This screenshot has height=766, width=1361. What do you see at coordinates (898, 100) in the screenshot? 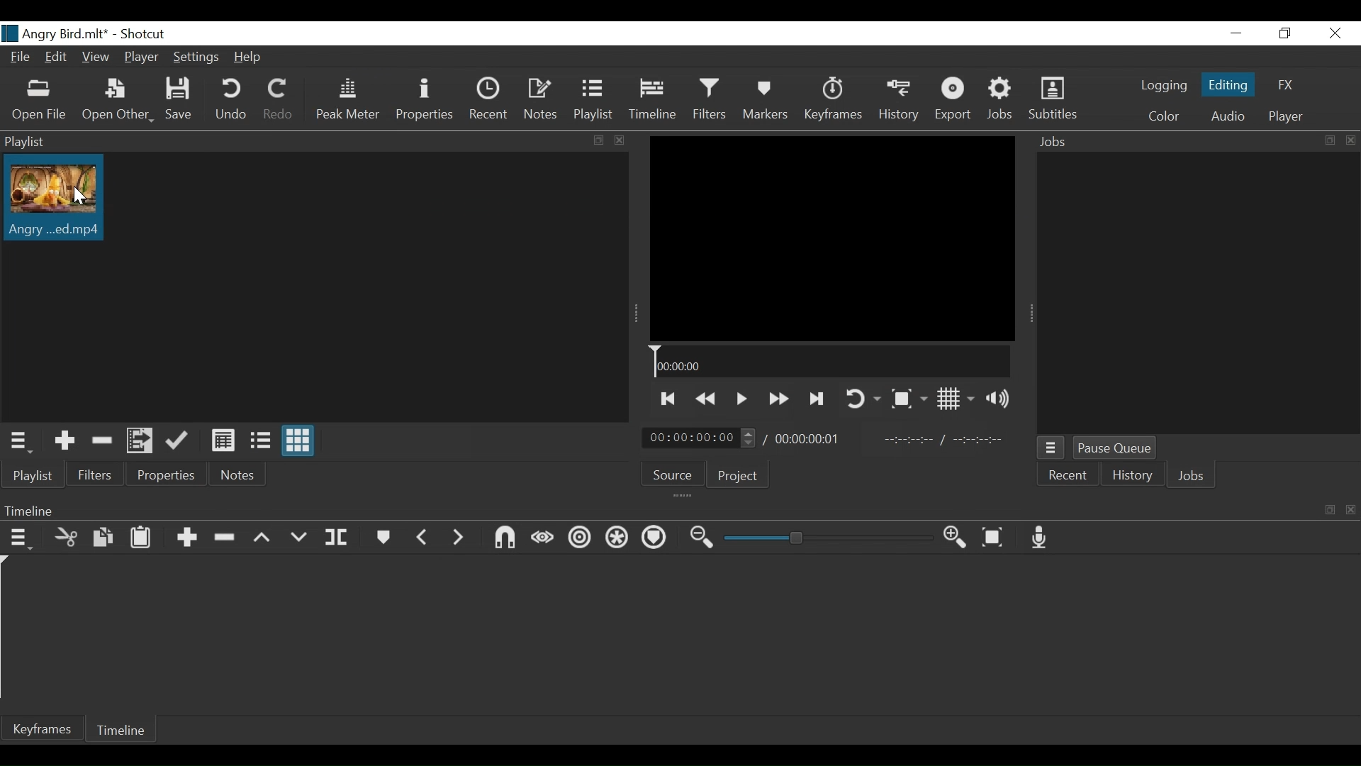
I see `History` at bounding box center [898, 100].